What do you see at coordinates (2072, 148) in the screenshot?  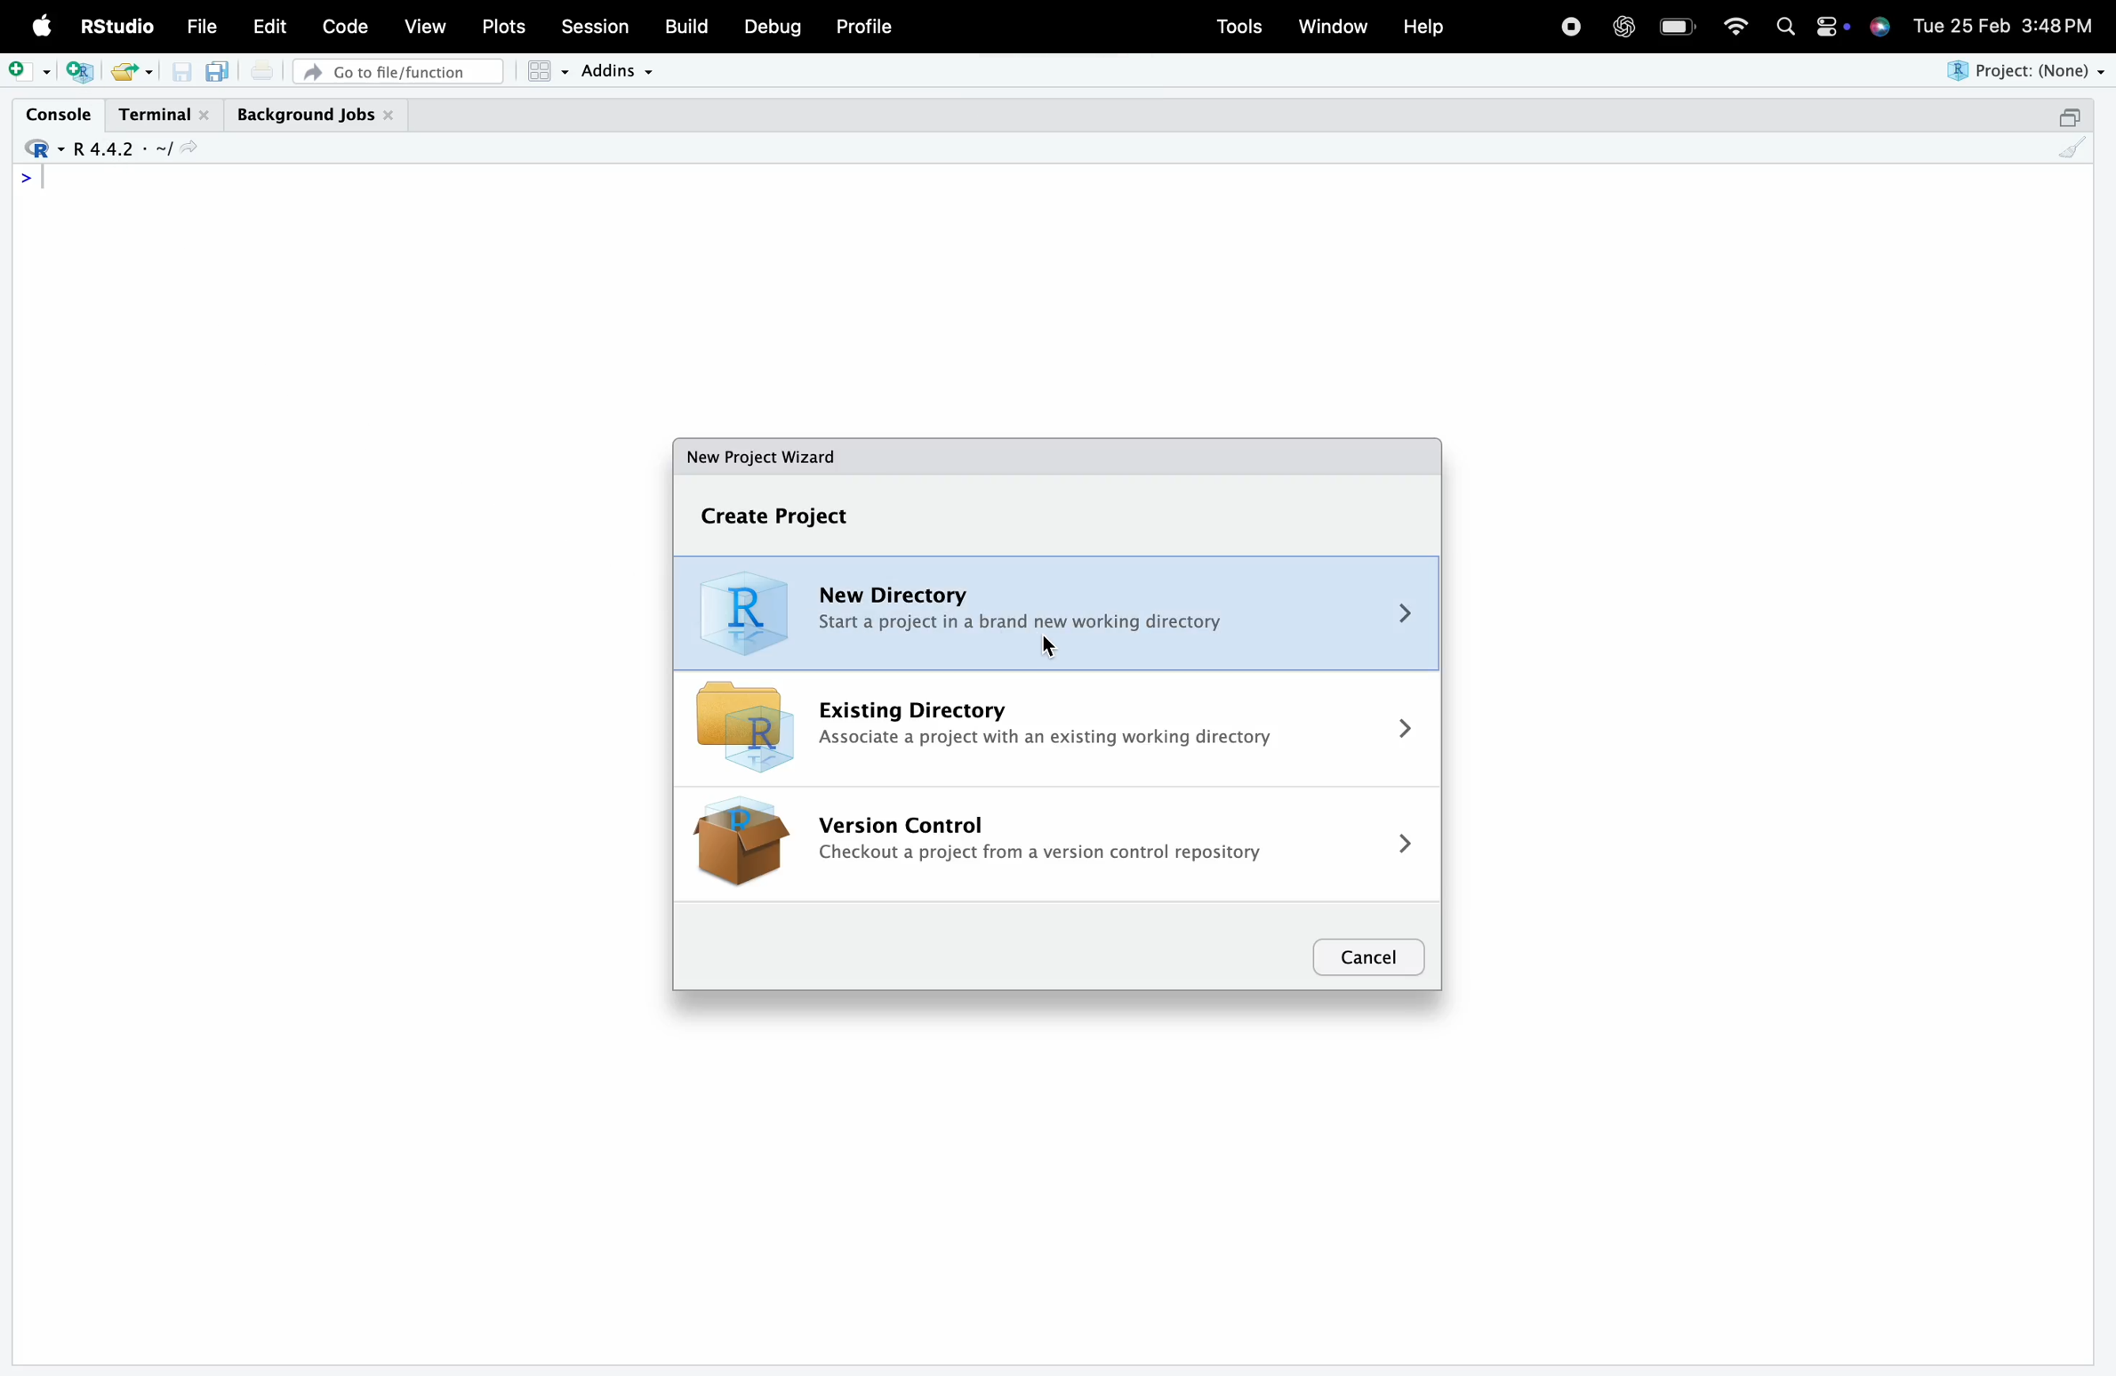 I see `clear console` at bounding box center [2072, 148].